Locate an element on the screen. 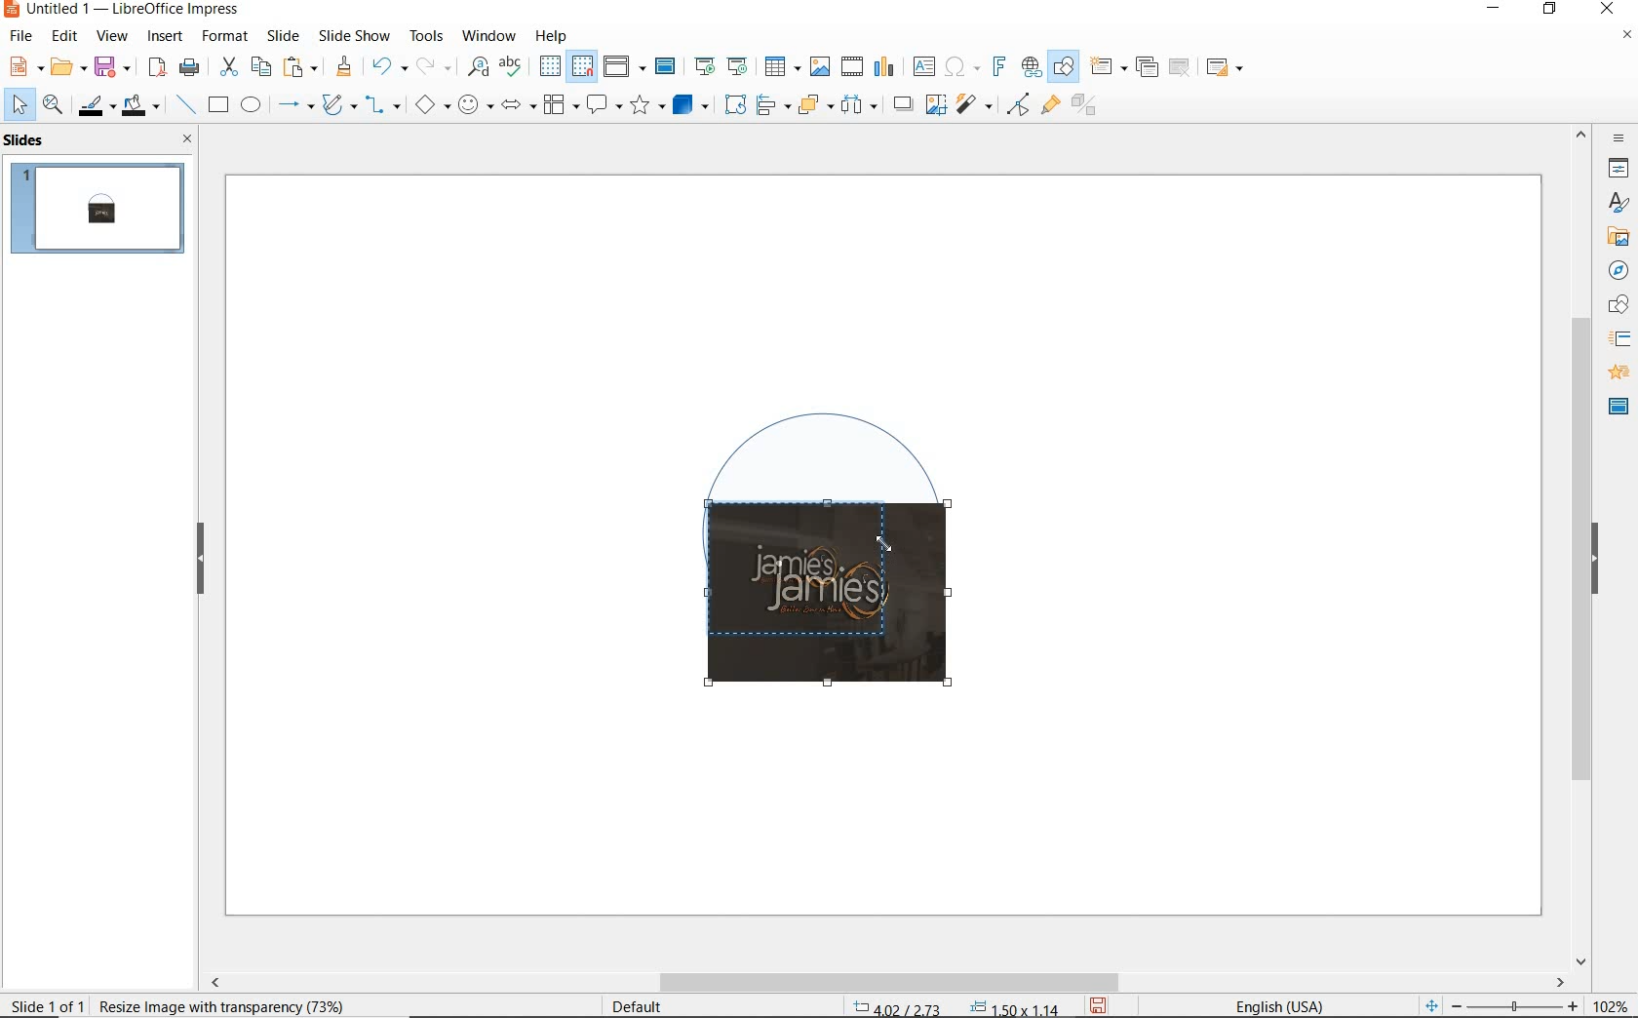  edit is located at coordinates (65, 36).